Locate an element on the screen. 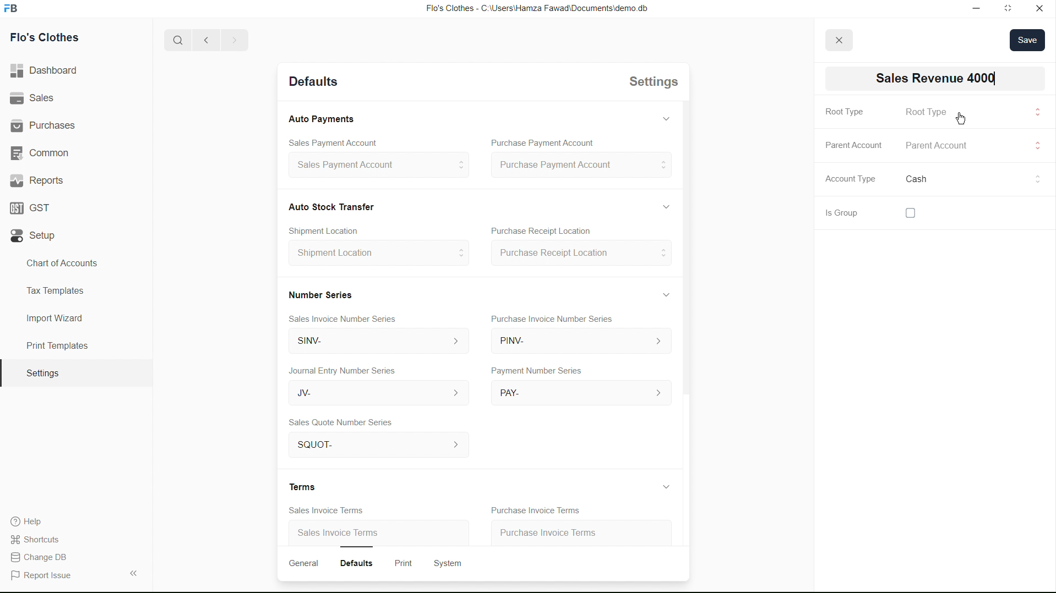  Sales Payment Account is located at coordinates (326, 141).